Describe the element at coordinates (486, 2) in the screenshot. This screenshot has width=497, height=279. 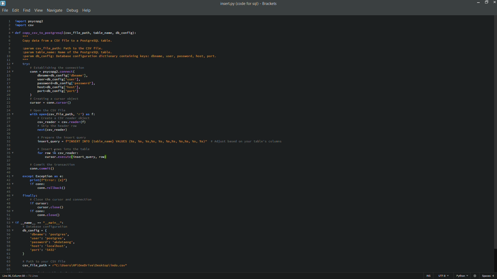
I see `maximize` at that location.